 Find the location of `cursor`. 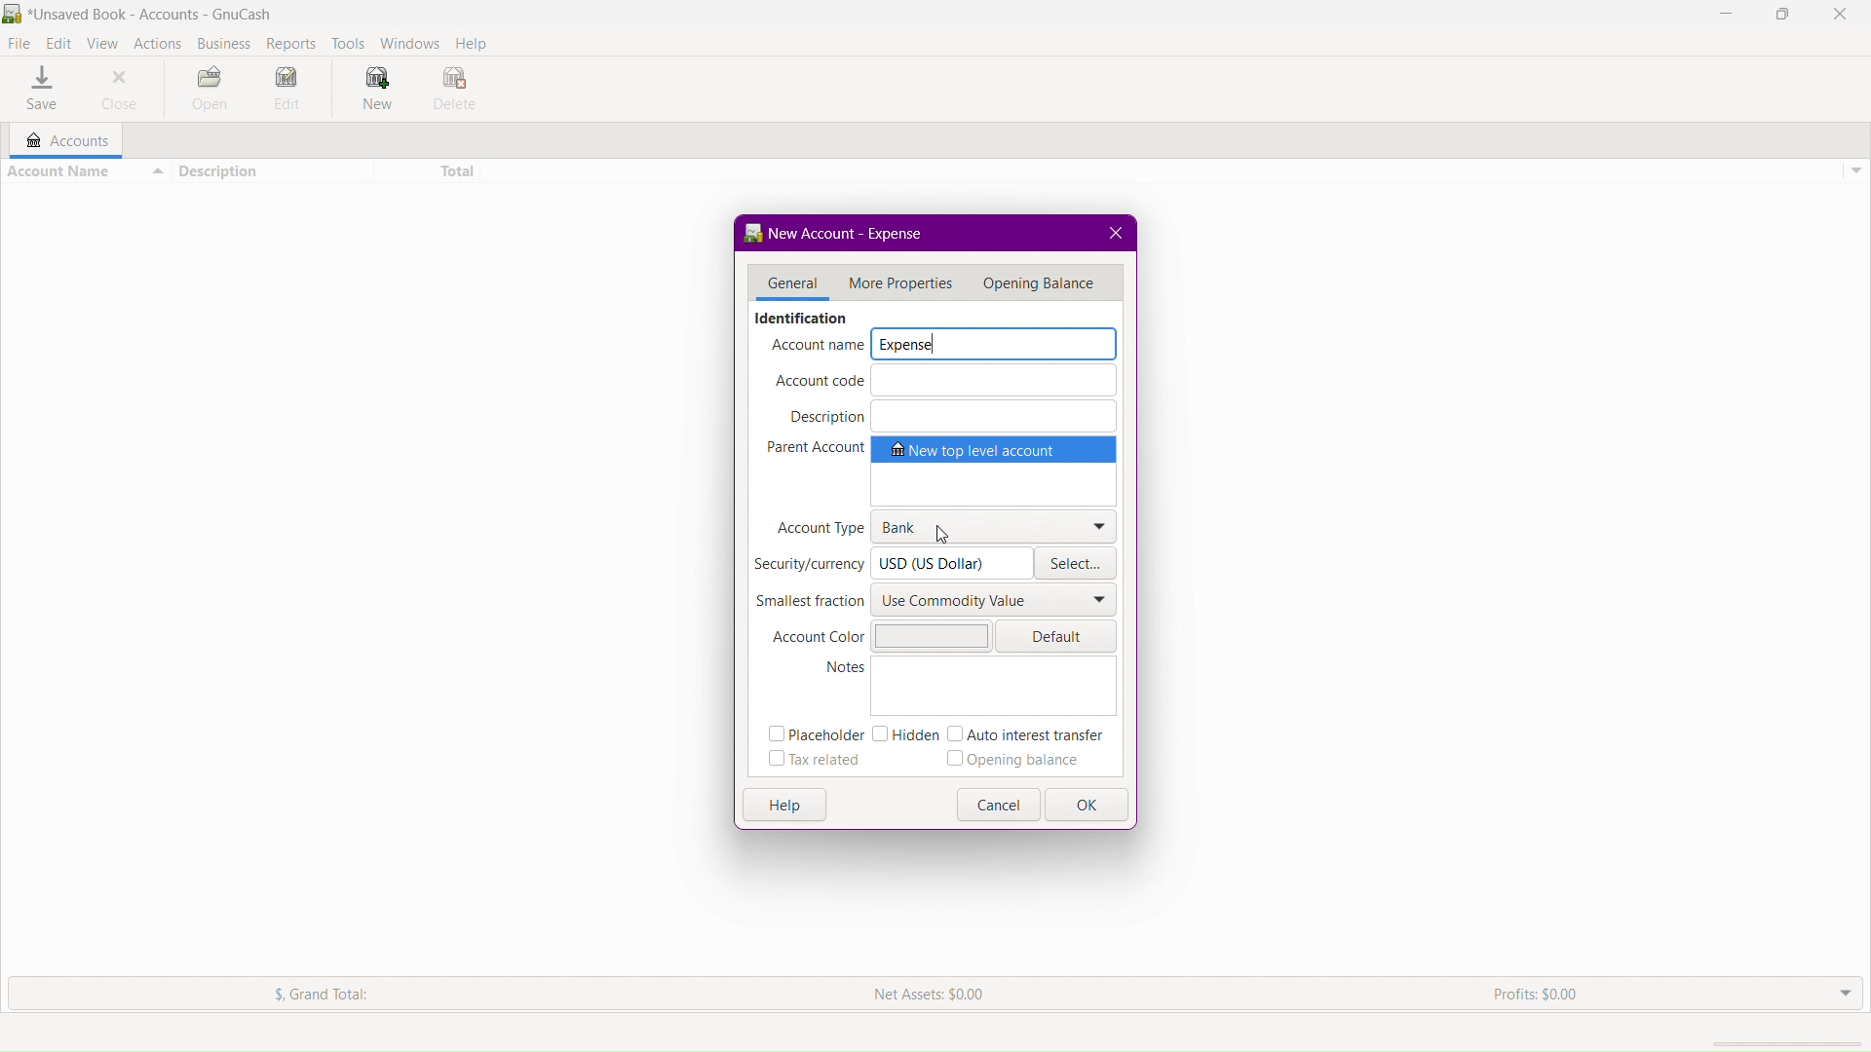

cursor is located at coordinates (945, 536).